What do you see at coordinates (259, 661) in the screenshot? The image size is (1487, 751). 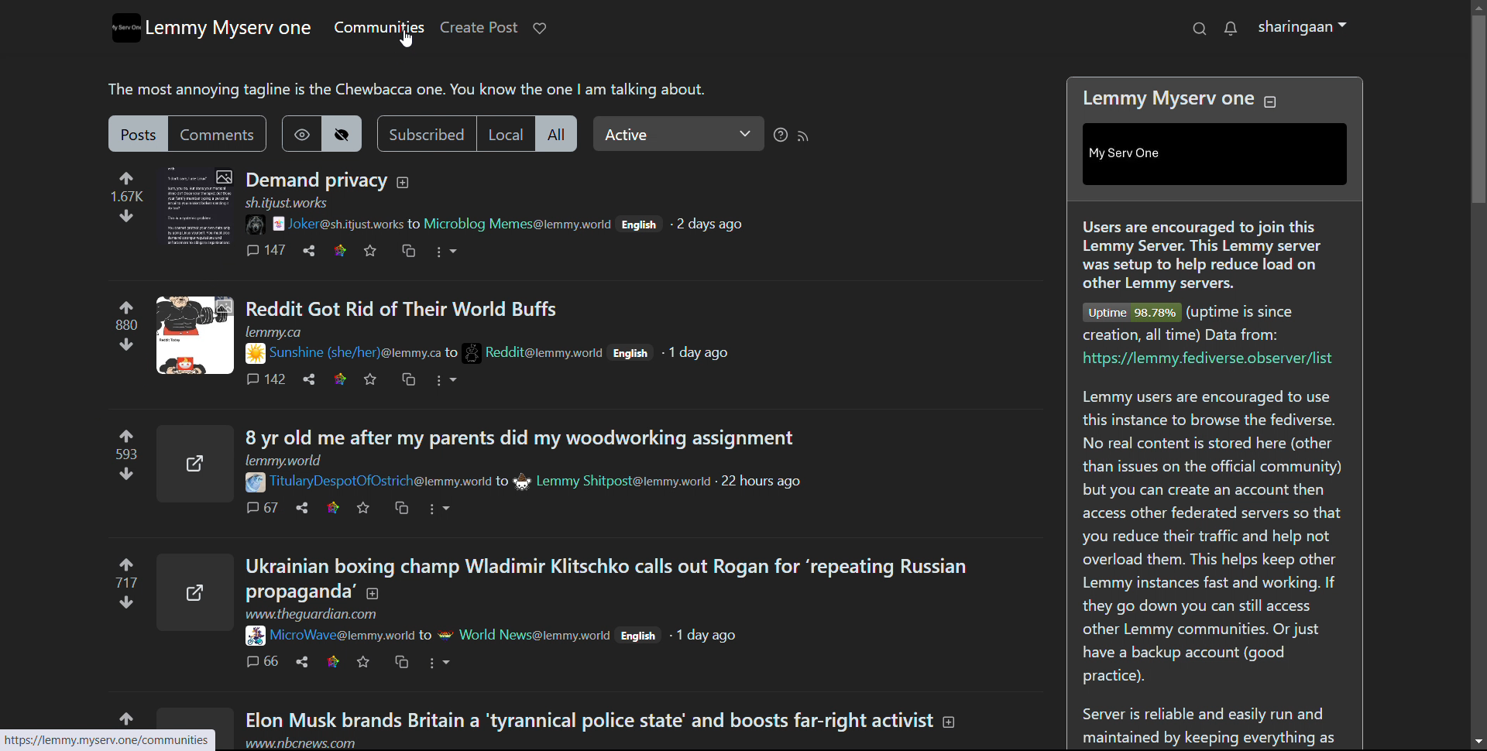 I see `66 comments` at bounding box center [259, 661].